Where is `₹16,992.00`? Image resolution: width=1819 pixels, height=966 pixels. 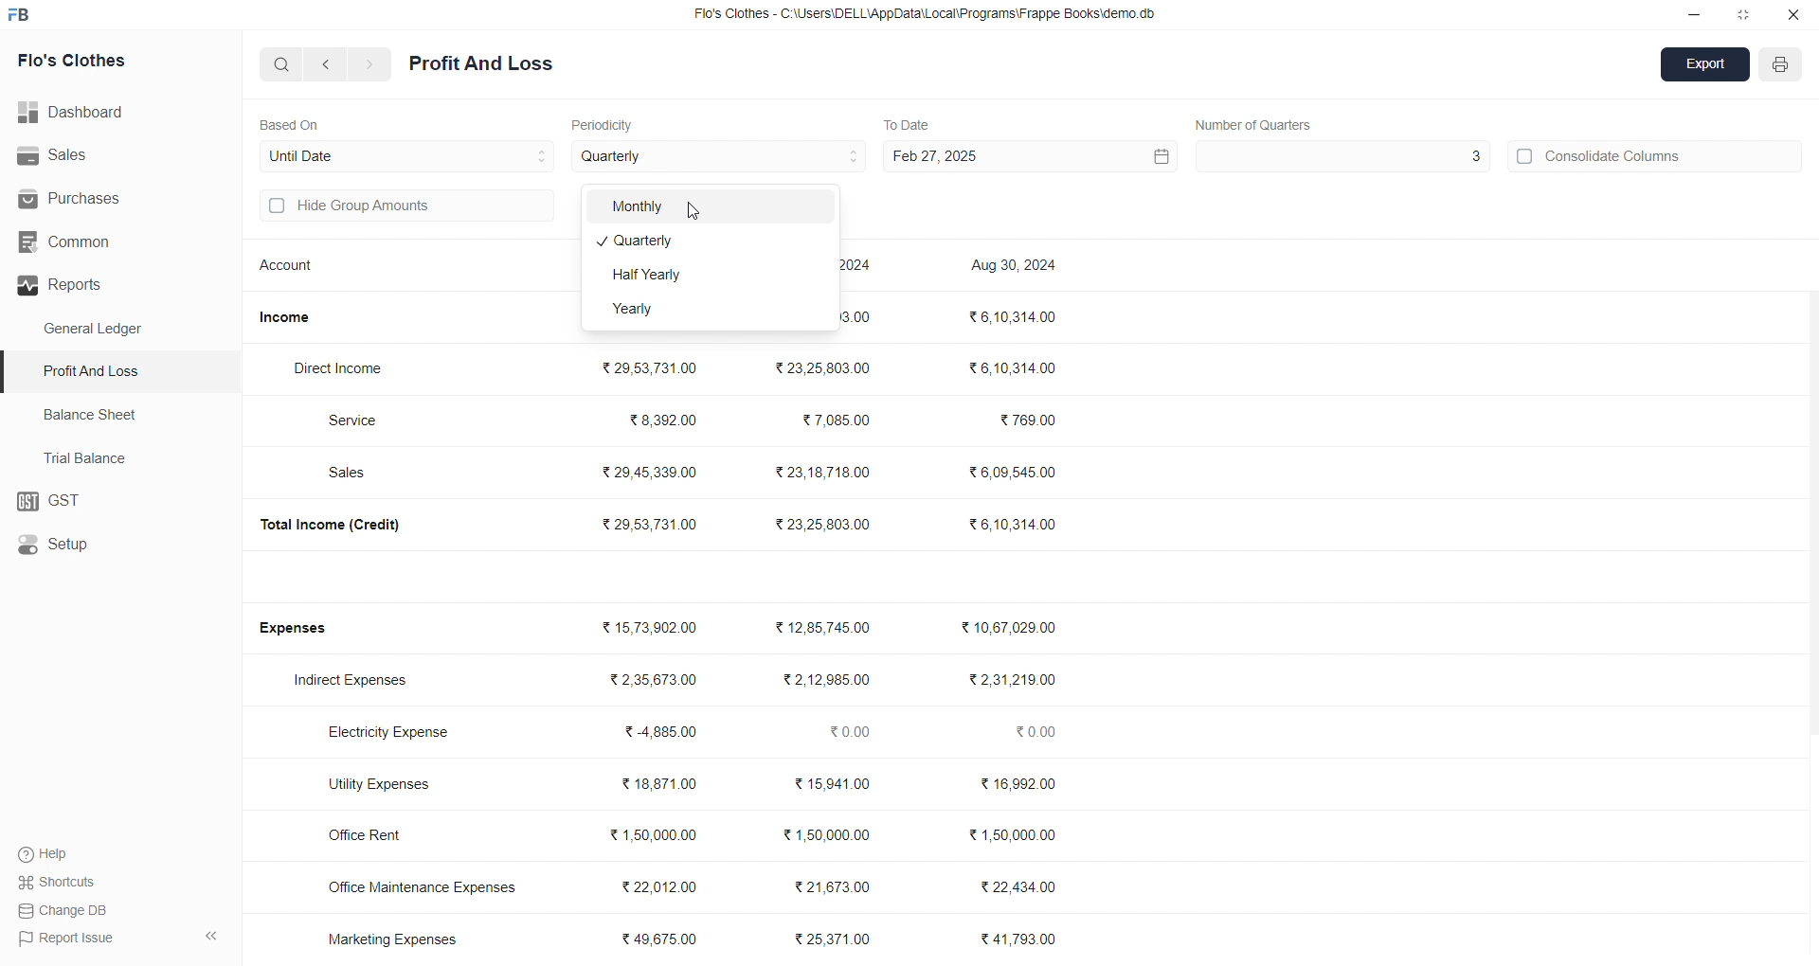 ₹16,992.00 is located at coordinates (1019, 784).